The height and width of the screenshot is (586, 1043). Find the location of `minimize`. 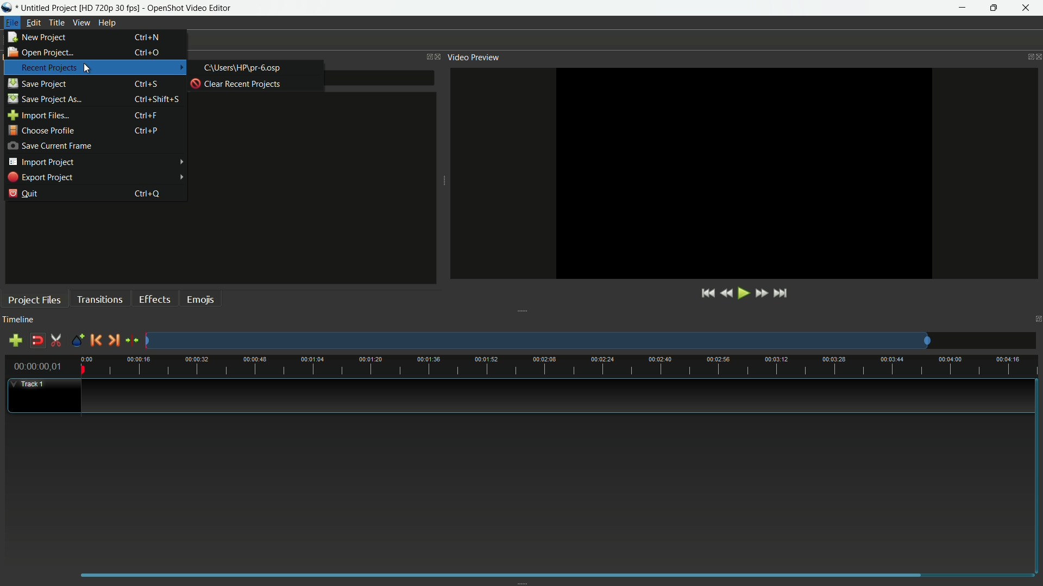

minimize is located at coordinates (963, 8).